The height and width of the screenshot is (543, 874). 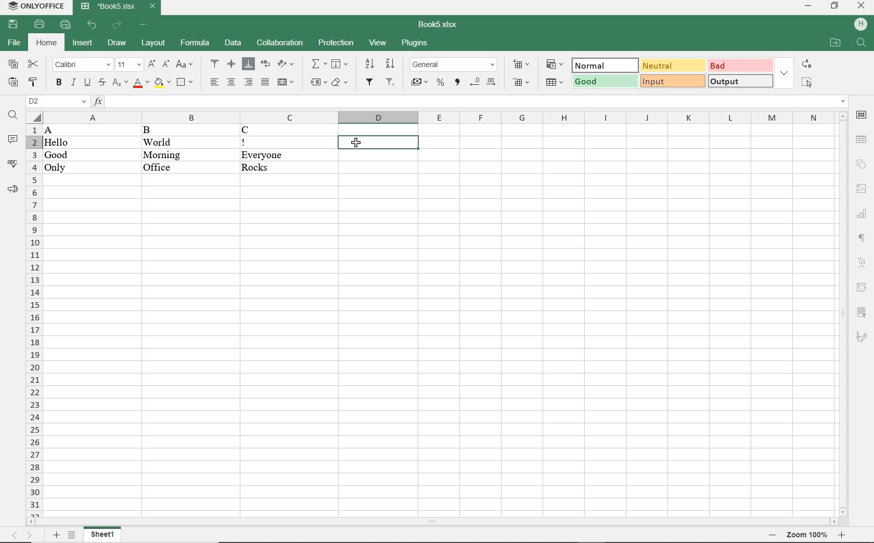 What do you see at coordinates (215, 63) in the screenshot?
I see `ALIGN TOP` at bounding box center [215, 63].